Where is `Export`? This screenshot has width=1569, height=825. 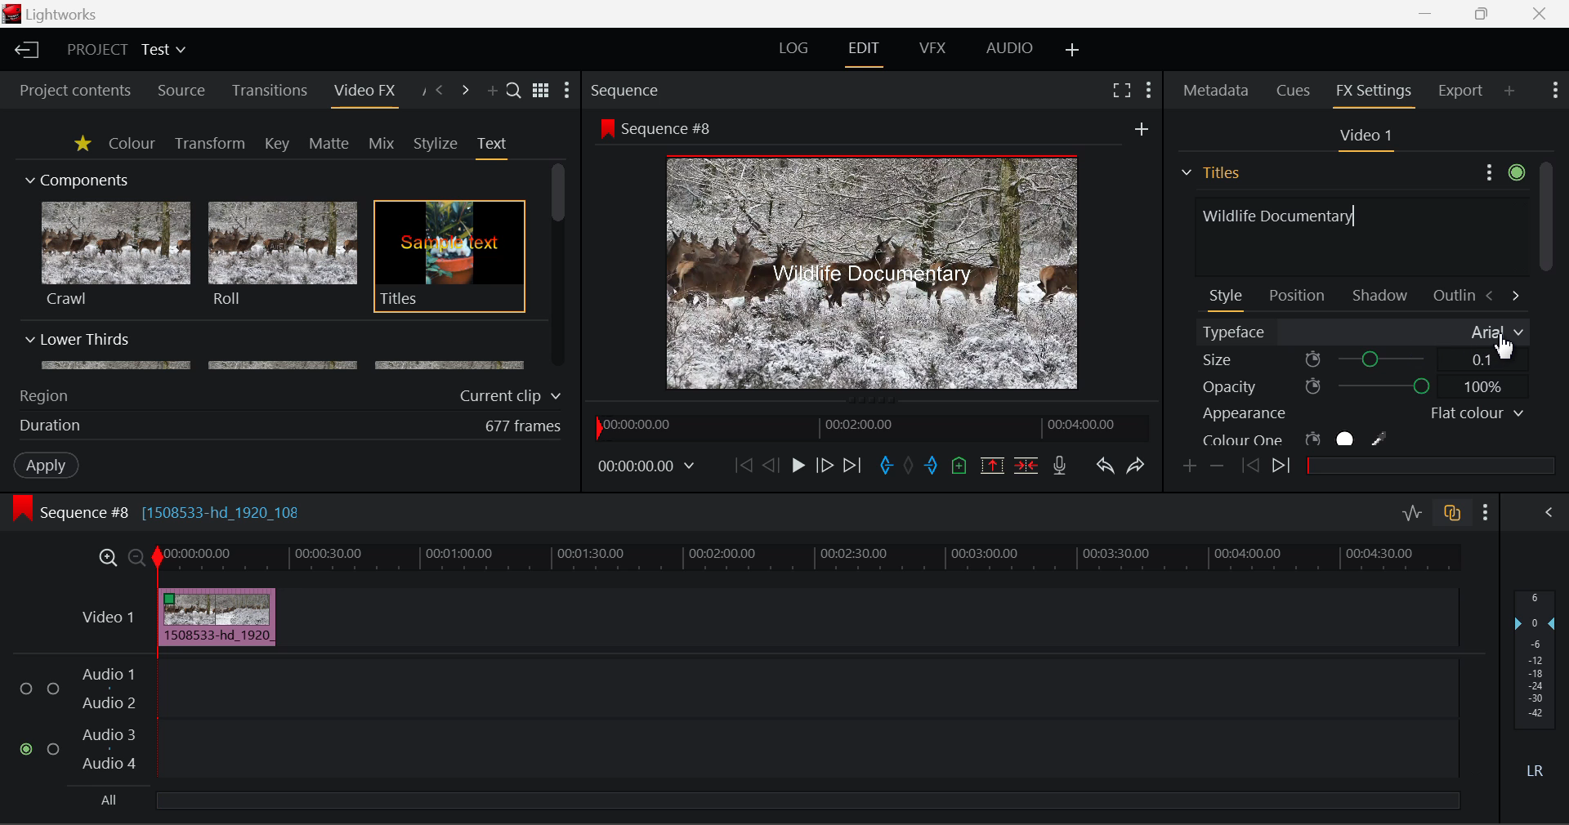
Export is located at coordinates (1461, 91).